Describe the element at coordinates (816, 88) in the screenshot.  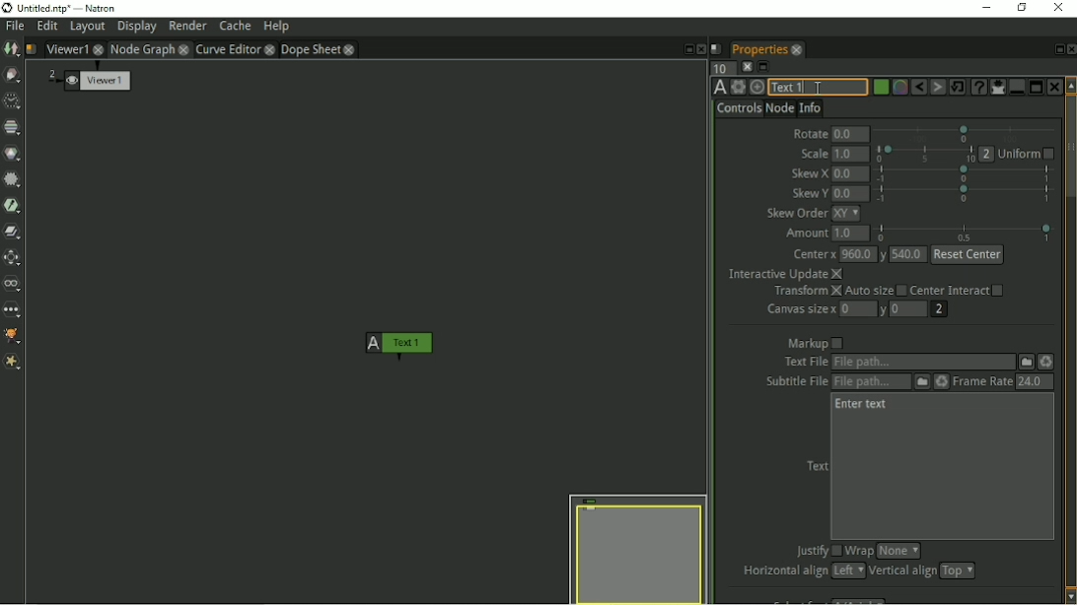
I see `cursor` at that location.